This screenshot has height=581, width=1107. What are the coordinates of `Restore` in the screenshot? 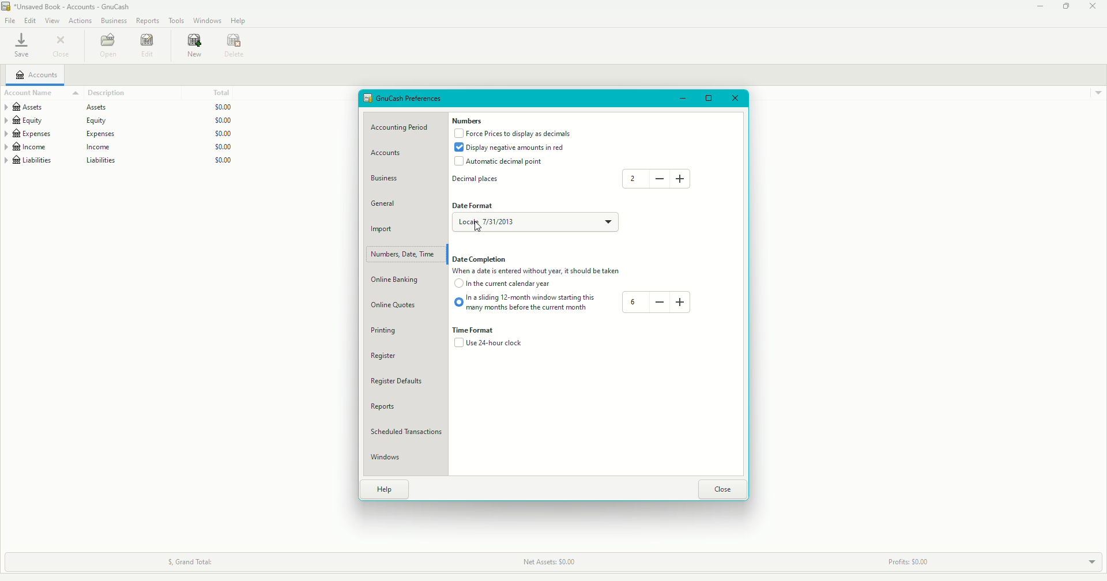 It's located at (1066, 7).